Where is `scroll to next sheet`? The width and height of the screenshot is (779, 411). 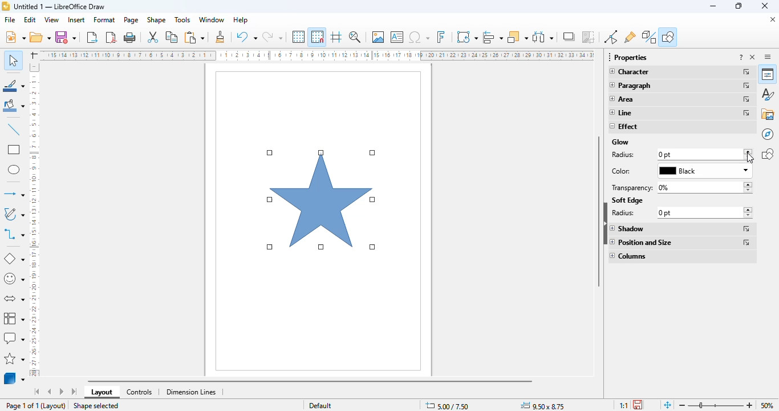
scroll to next sheet is located at coordinates (62, 392).